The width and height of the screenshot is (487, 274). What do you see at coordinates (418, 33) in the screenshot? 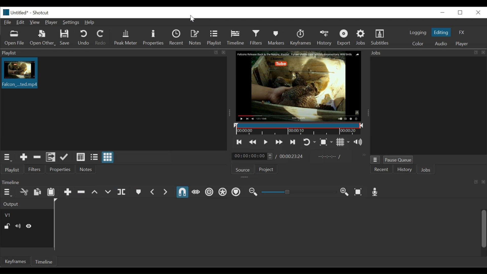
I see `logging` at bounding box center [418, 33].